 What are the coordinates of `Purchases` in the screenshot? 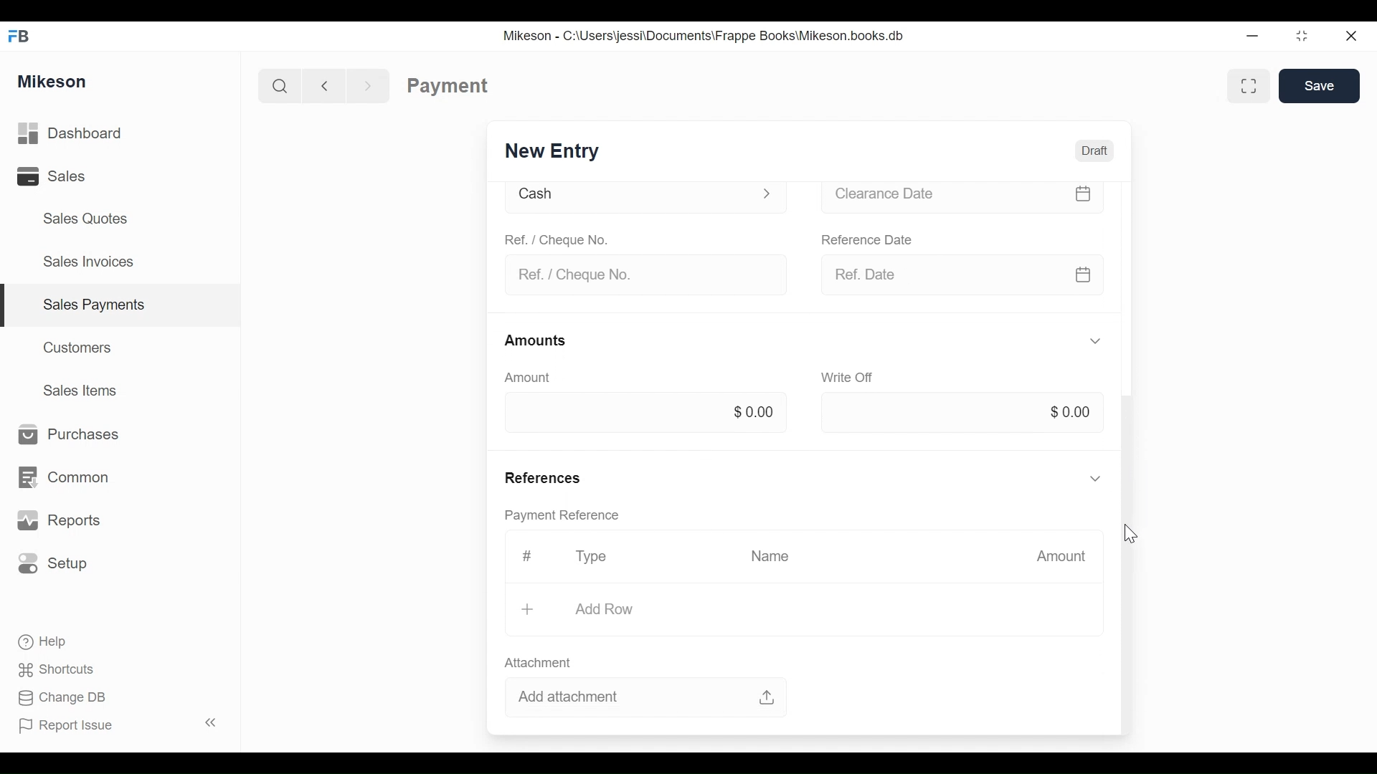 It's located at (68, 434).